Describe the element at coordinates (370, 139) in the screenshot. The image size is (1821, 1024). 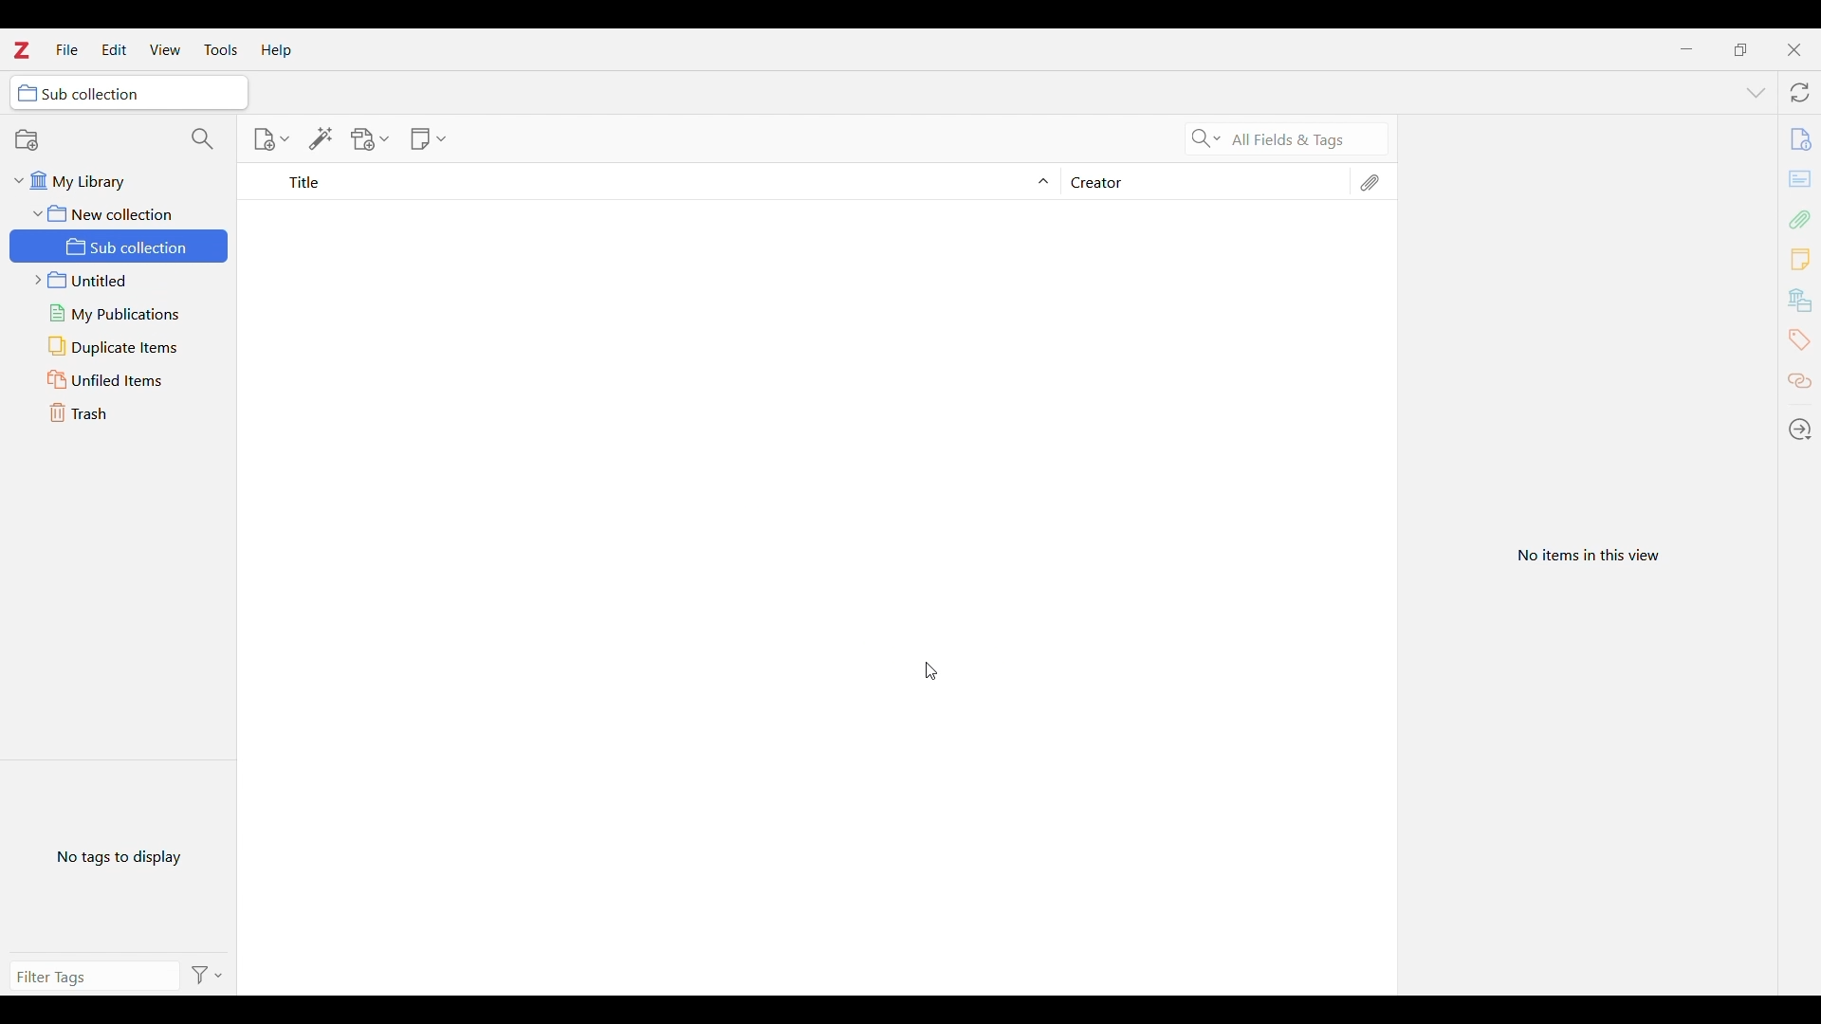
I see `Add file options` at that location.